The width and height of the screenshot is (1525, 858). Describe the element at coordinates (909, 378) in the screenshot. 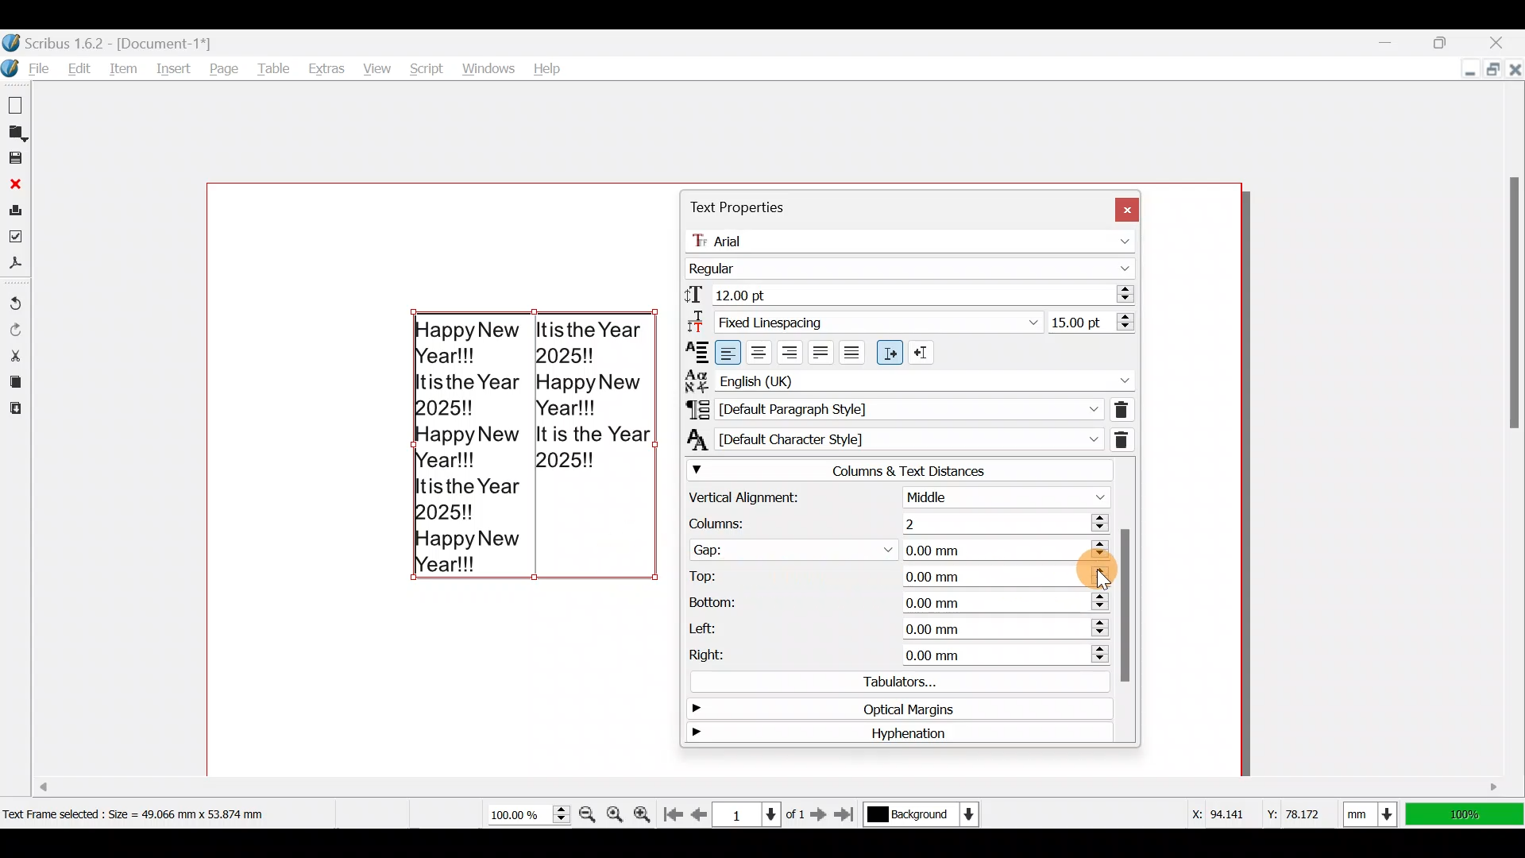

I see `Text language` at that location.